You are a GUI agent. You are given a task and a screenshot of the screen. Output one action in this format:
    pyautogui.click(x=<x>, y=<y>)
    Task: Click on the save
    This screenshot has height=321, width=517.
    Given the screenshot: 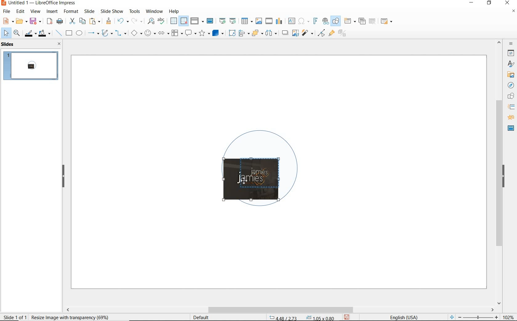 What is the action you would take?
    pyautogui.click(x=35, y=21)
    